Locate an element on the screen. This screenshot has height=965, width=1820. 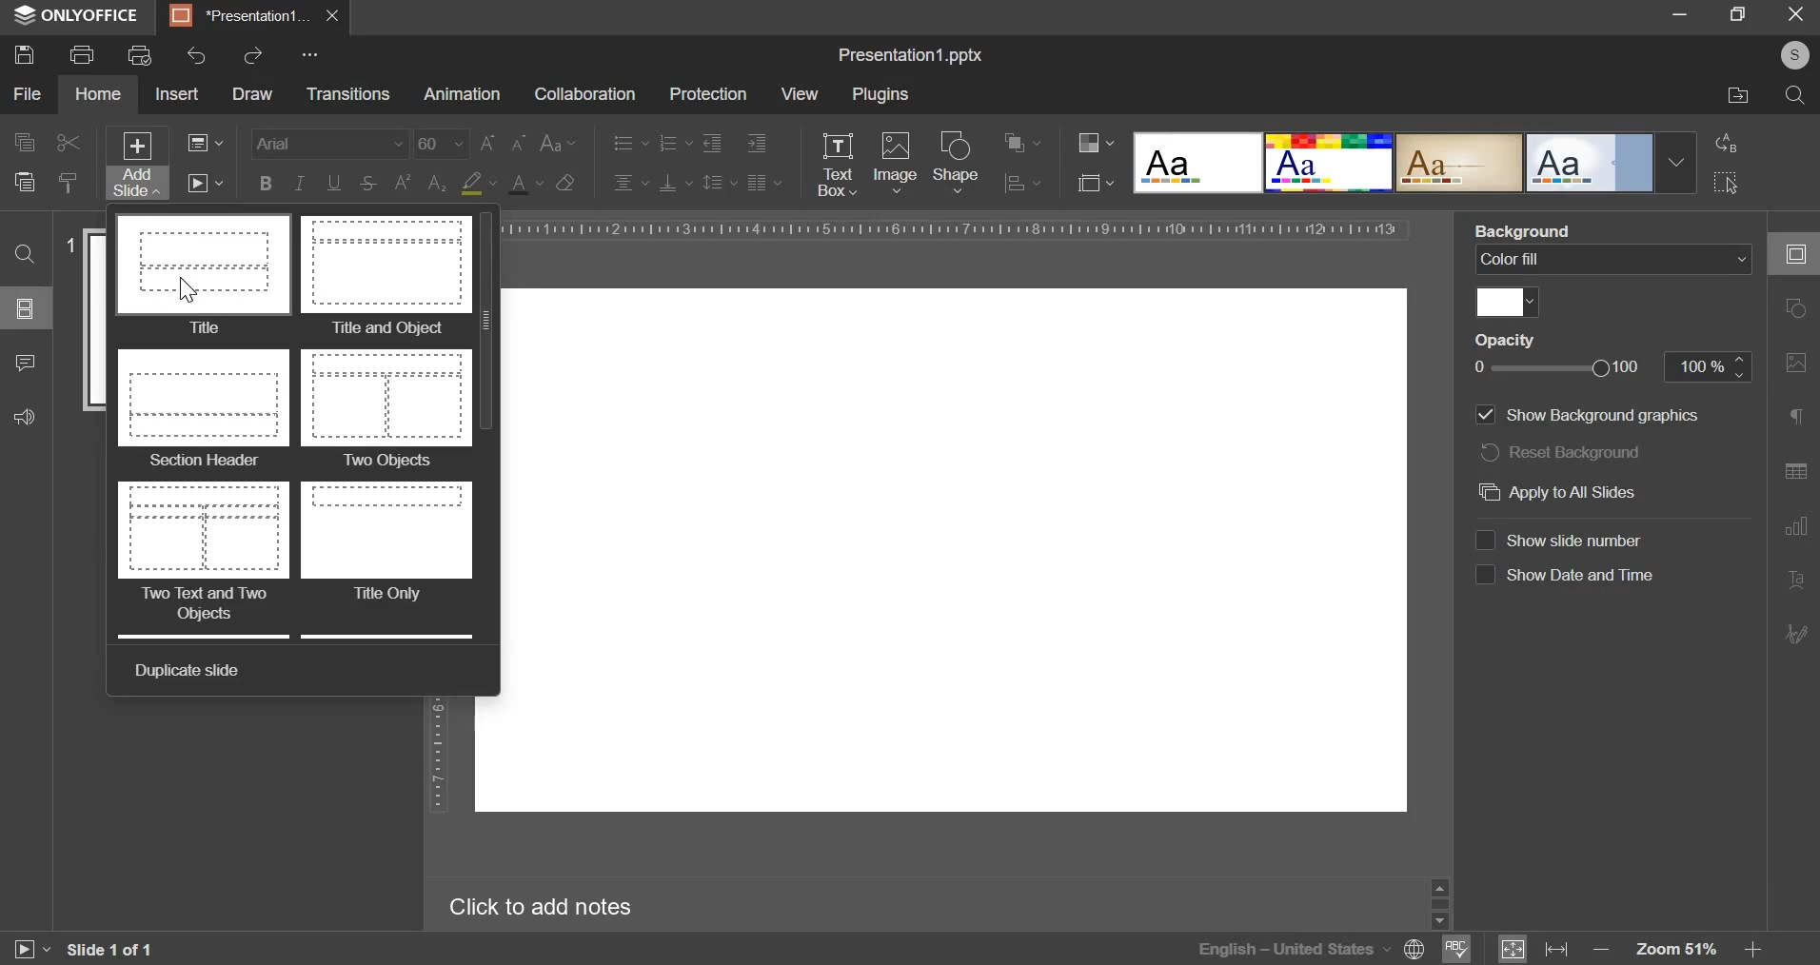
title and object is located at coordinates (386, 277).